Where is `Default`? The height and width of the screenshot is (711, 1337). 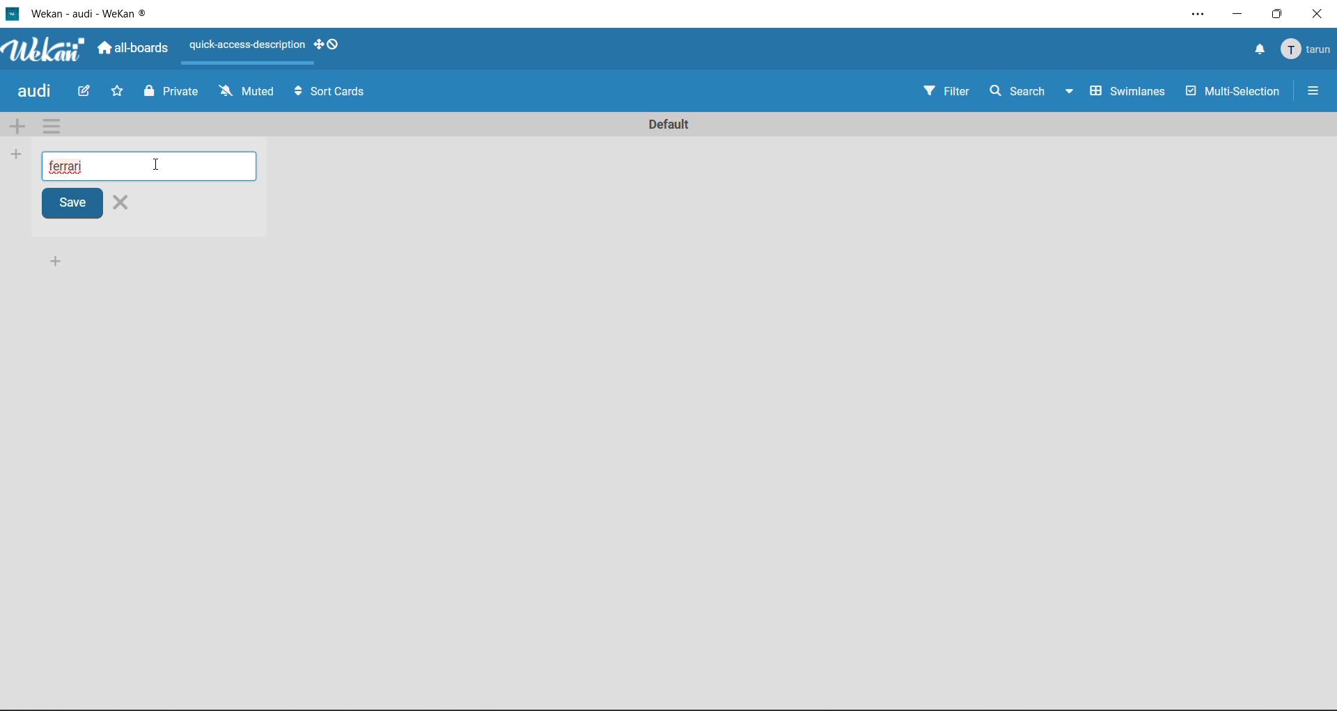 Default is located at coordinates (668, 120).